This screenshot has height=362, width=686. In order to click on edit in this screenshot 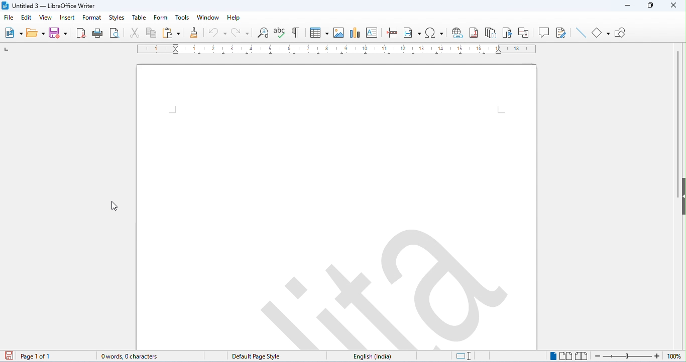, I will do `click(26, 18)`.